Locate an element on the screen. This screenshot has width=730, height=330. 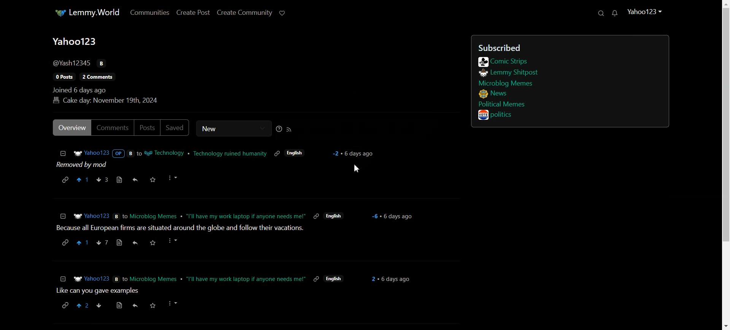
Save is located at coordinates (153, 179).